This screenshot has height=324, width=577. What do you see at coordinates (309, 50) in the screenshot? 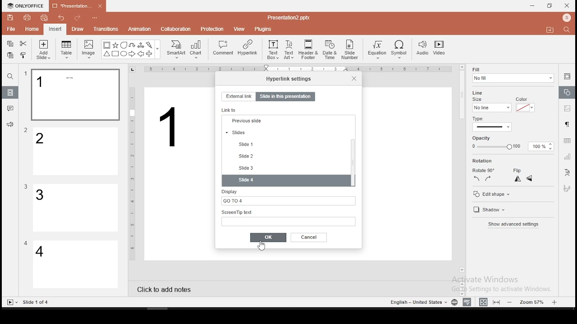
I see `header and footer` at bounding box center [309, 50].